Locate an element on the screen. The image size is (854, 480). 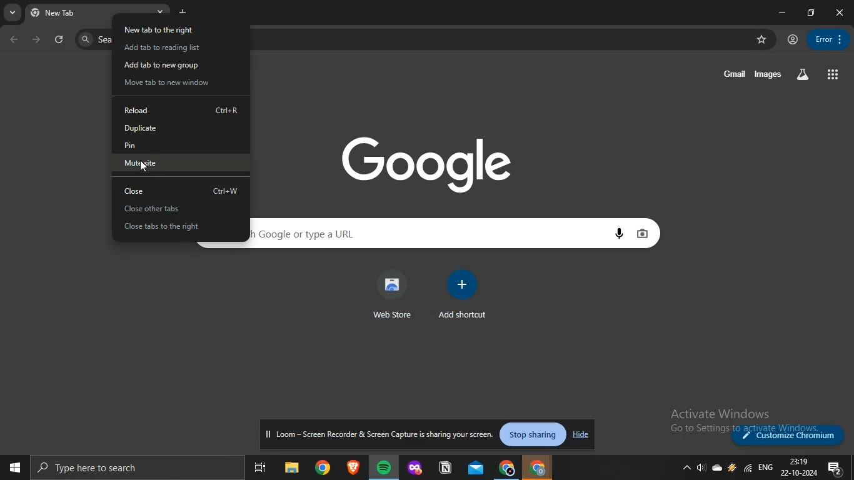
menu is located at coordinates (826, 38).